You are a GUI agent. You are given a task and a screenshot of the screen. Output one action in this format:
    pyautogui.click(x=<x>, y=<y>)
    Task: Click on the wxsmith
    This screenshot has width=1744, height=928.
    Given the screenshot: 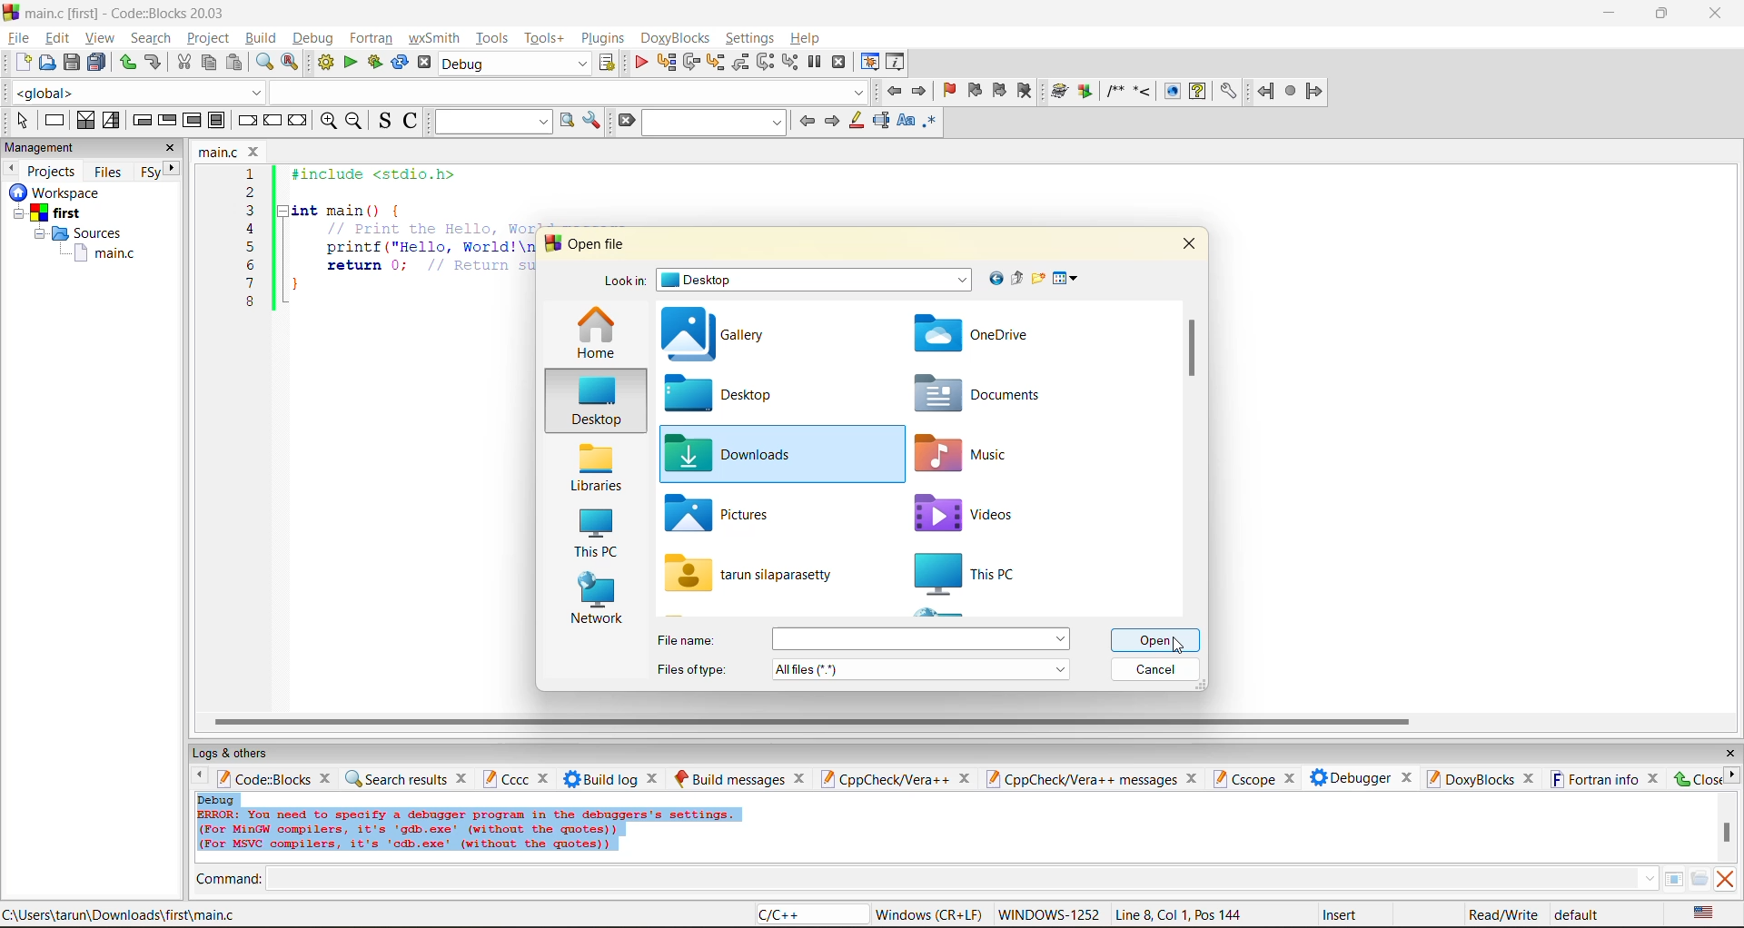 What is the action you would take?
    pyautogui.click(x=435, y=38)
    